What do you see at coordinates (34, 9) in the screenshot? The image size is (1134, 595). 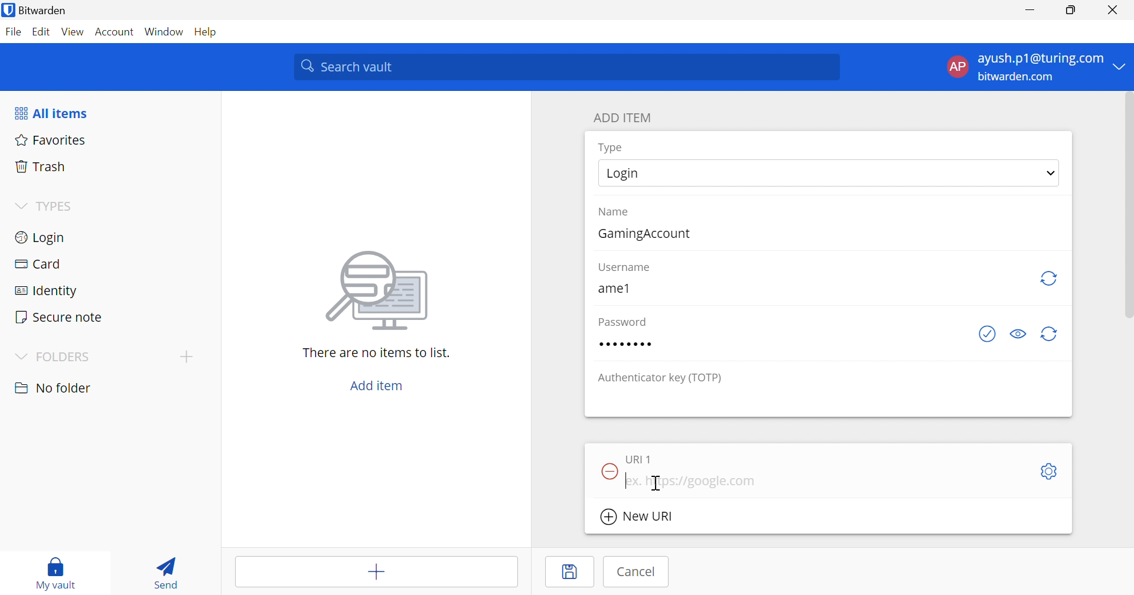 I see `Bitwarden` at bounding box center [34, 9].